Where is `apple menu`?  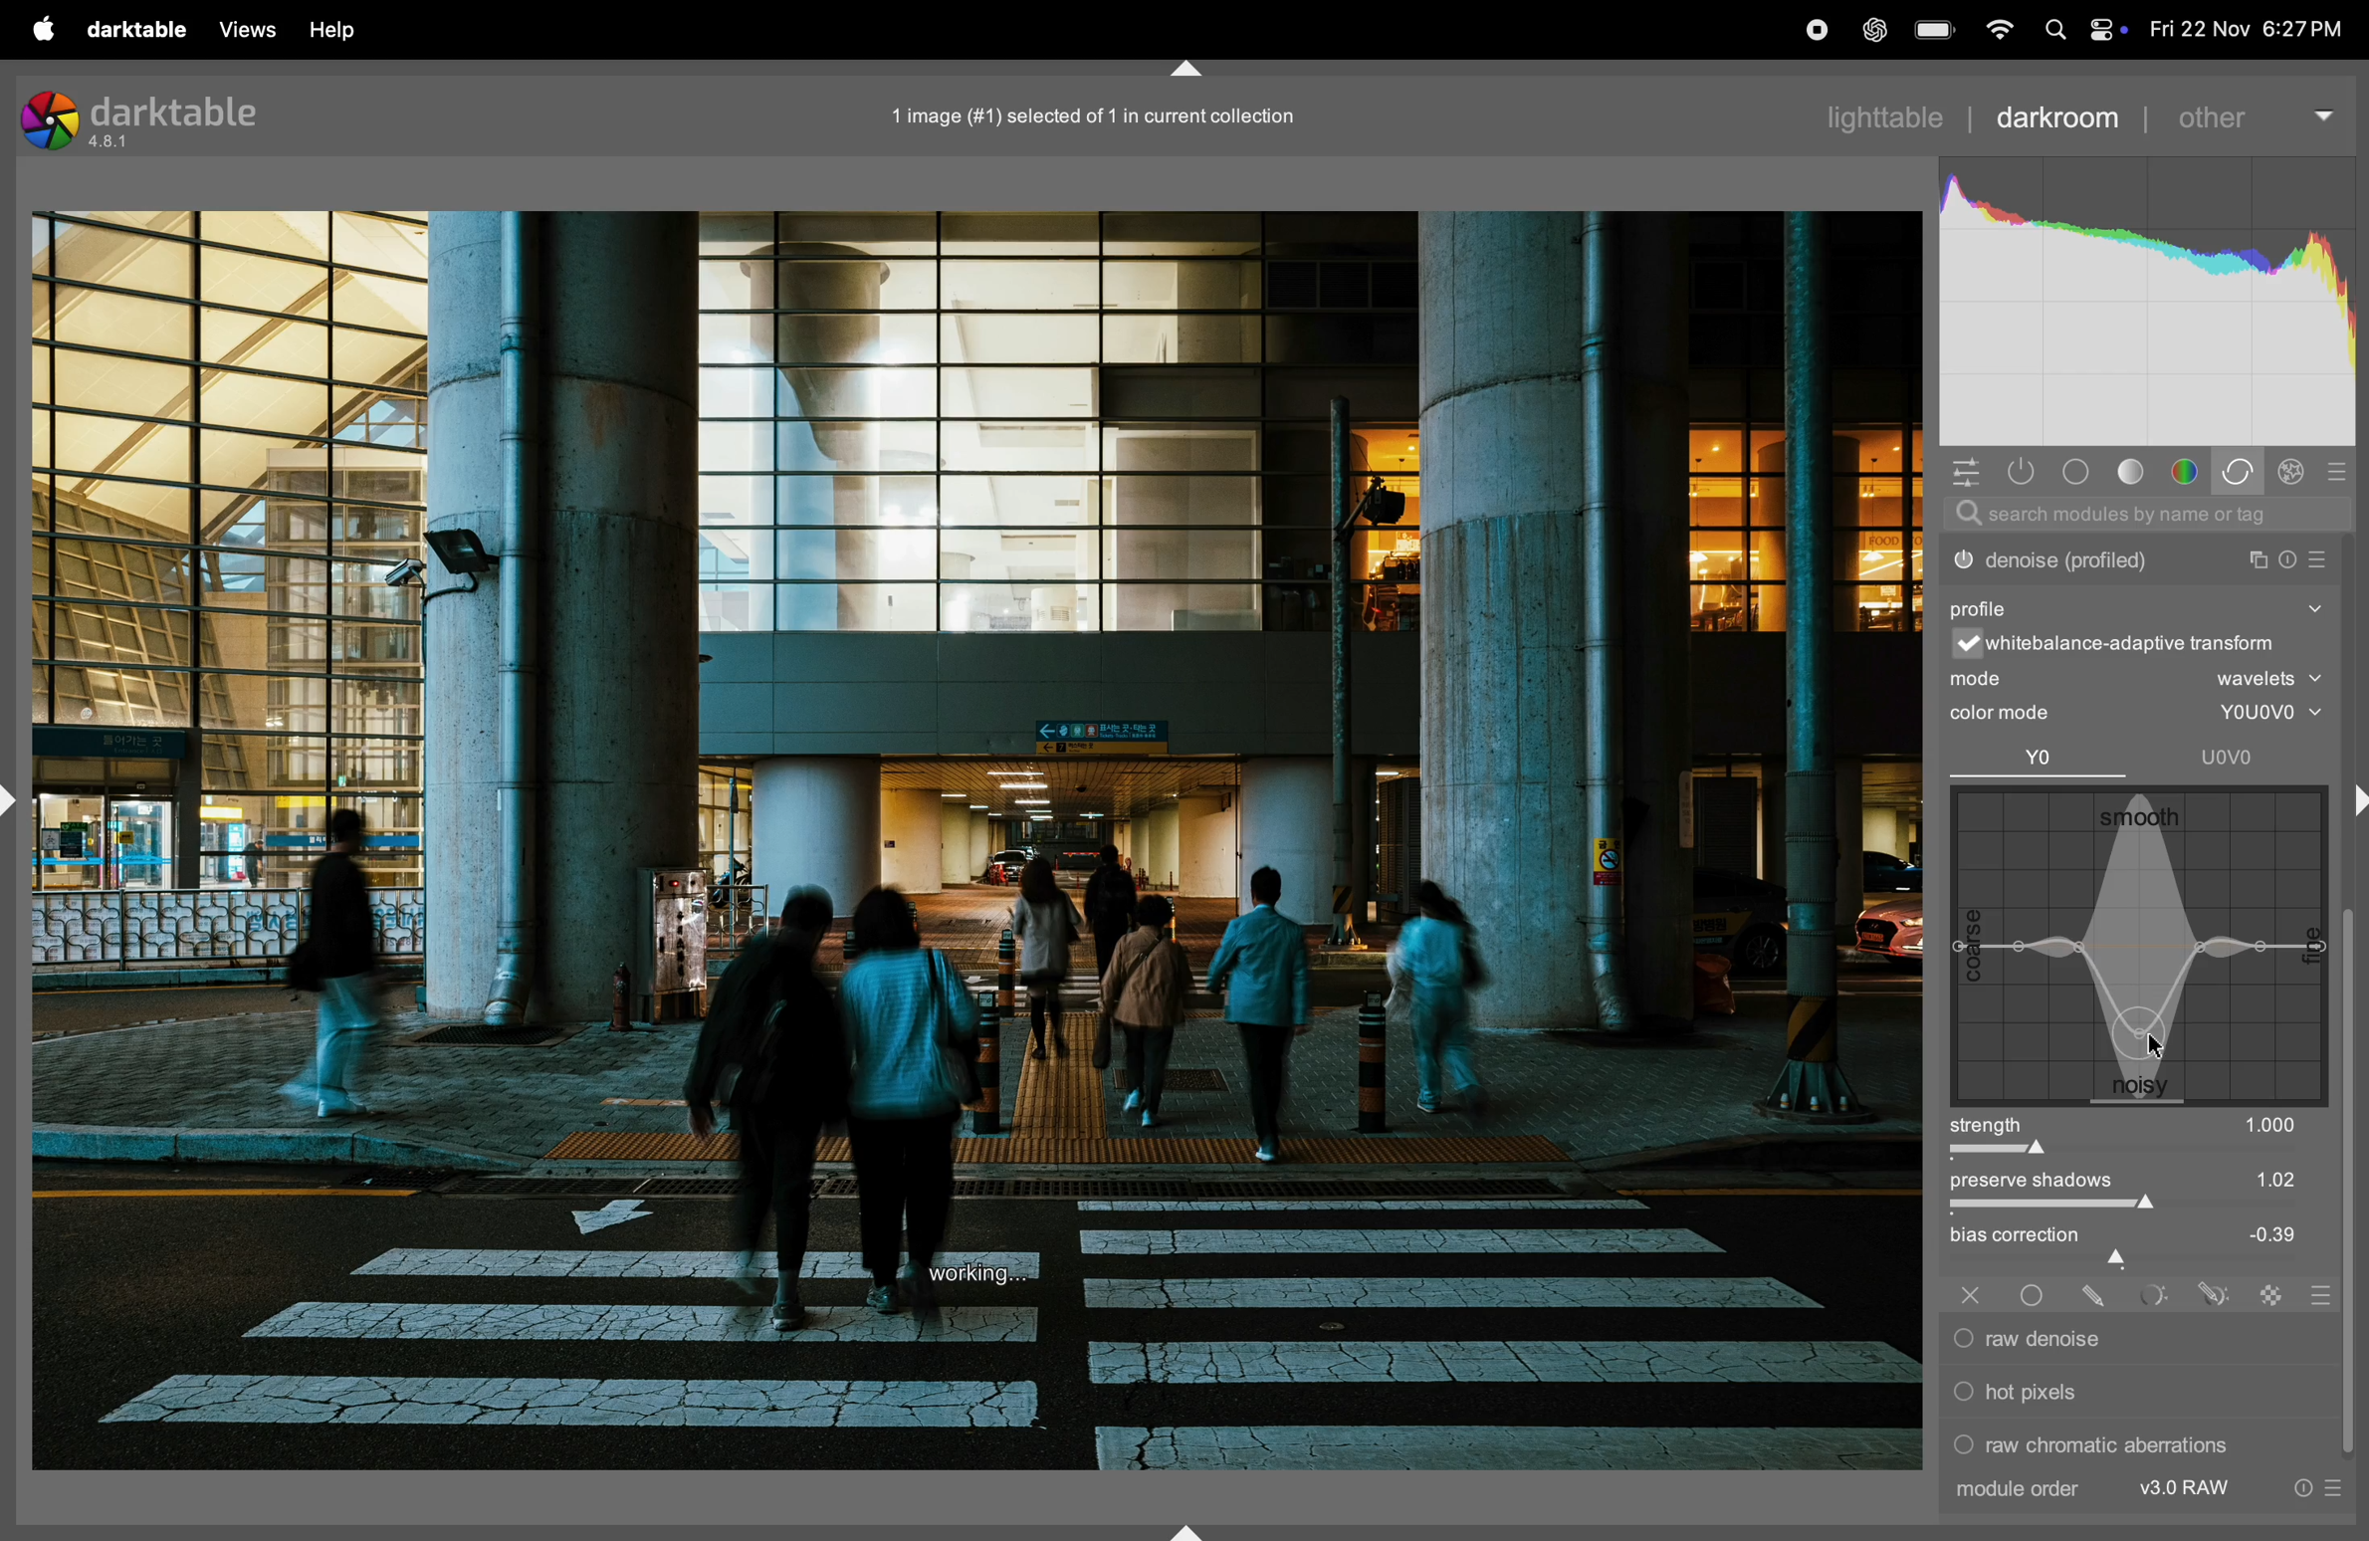
apple menu is located at coordinates (44, 29).